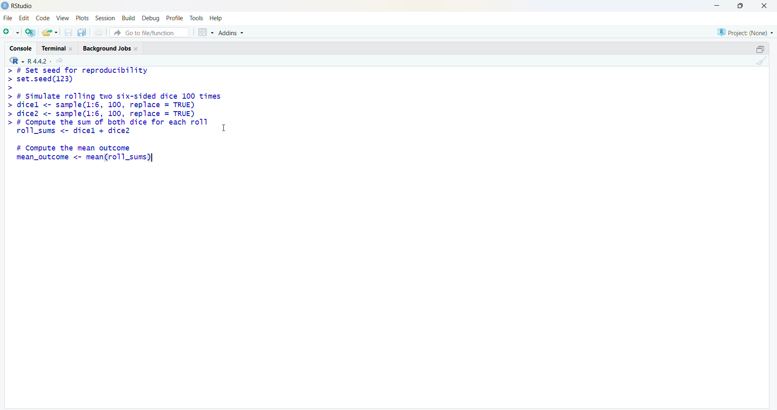  I want to click on go to file/function, so click(149, 32).